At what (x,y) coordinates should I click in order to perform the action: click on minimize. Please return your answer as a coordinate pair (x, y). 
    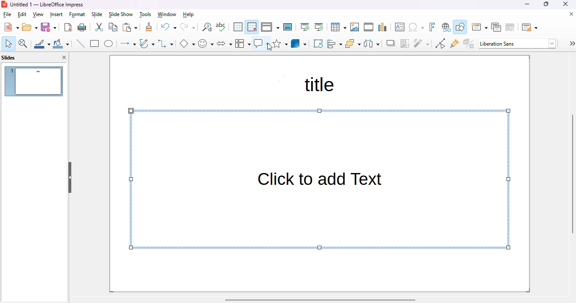
    Looking at the image, I should click on (528, 4).